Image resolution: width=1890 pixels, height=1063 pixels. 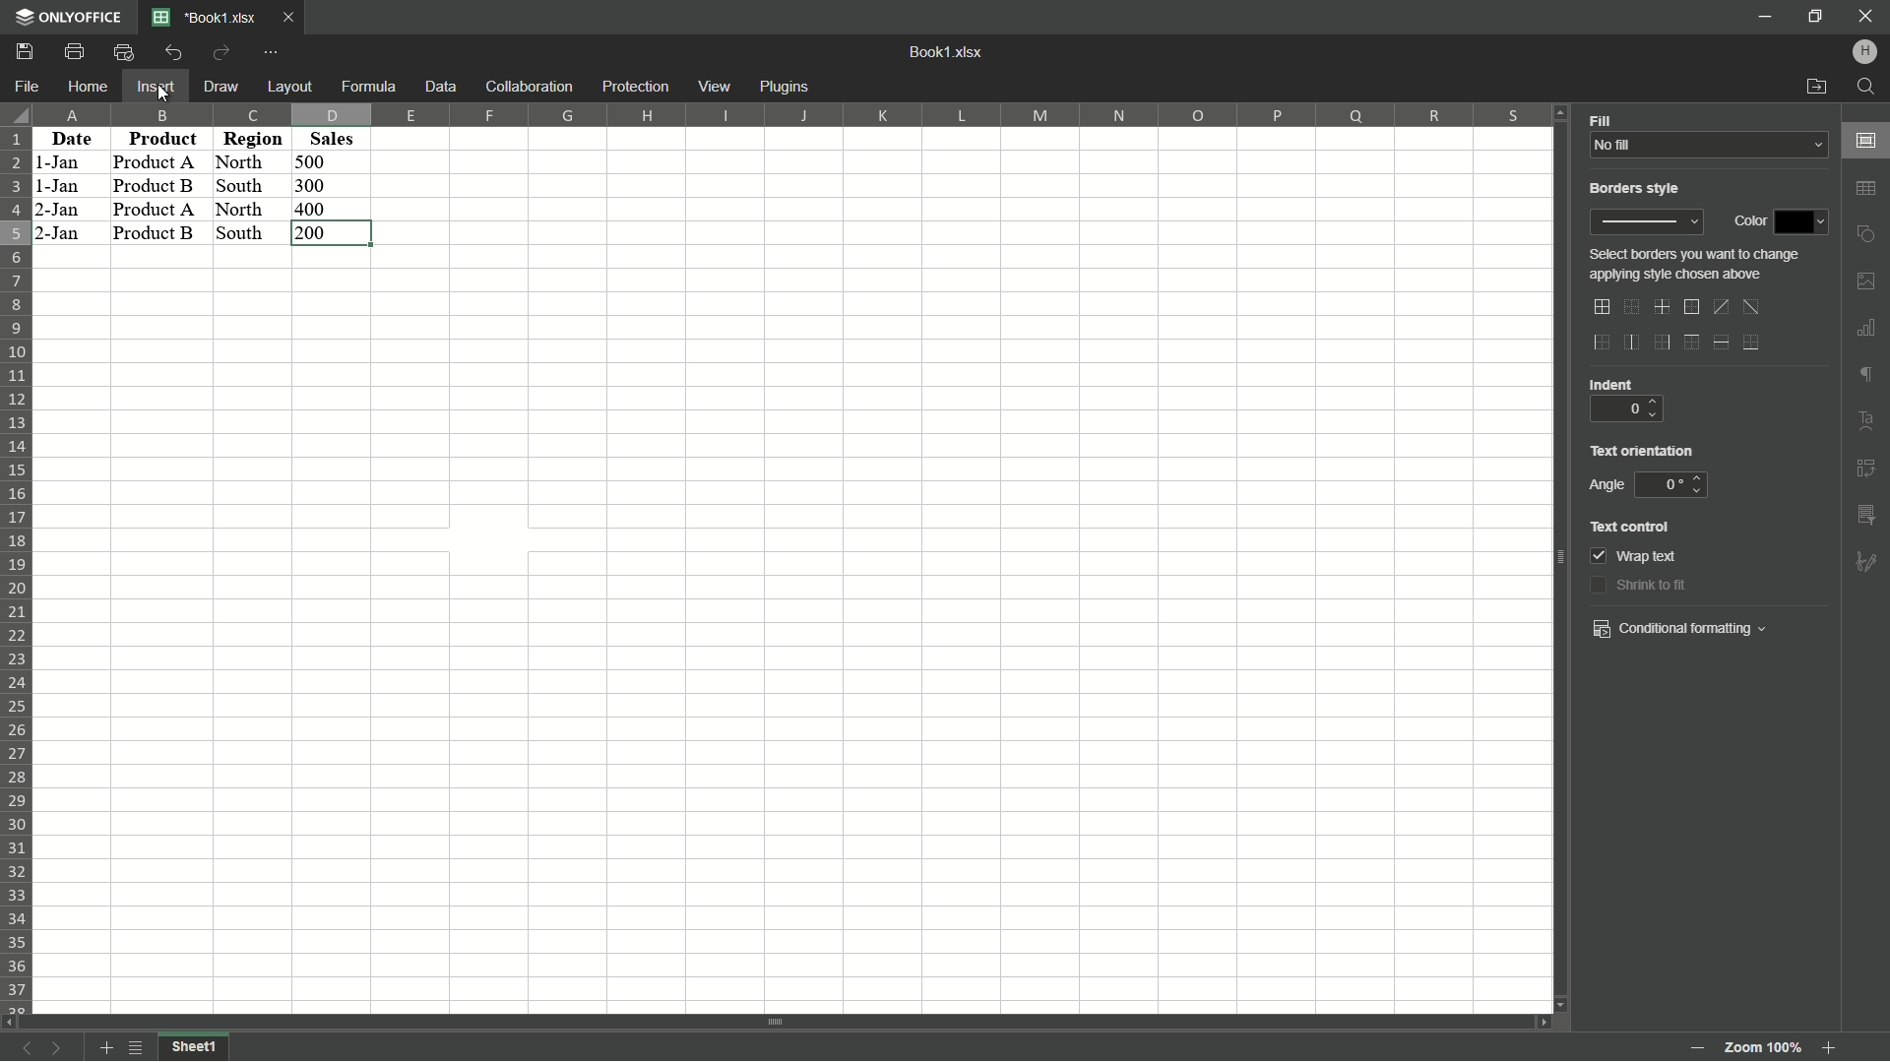 What do you see at coordinates (1602, 341) in the screenshot?
I see `outer left border` at bounding box center [1602, 341].